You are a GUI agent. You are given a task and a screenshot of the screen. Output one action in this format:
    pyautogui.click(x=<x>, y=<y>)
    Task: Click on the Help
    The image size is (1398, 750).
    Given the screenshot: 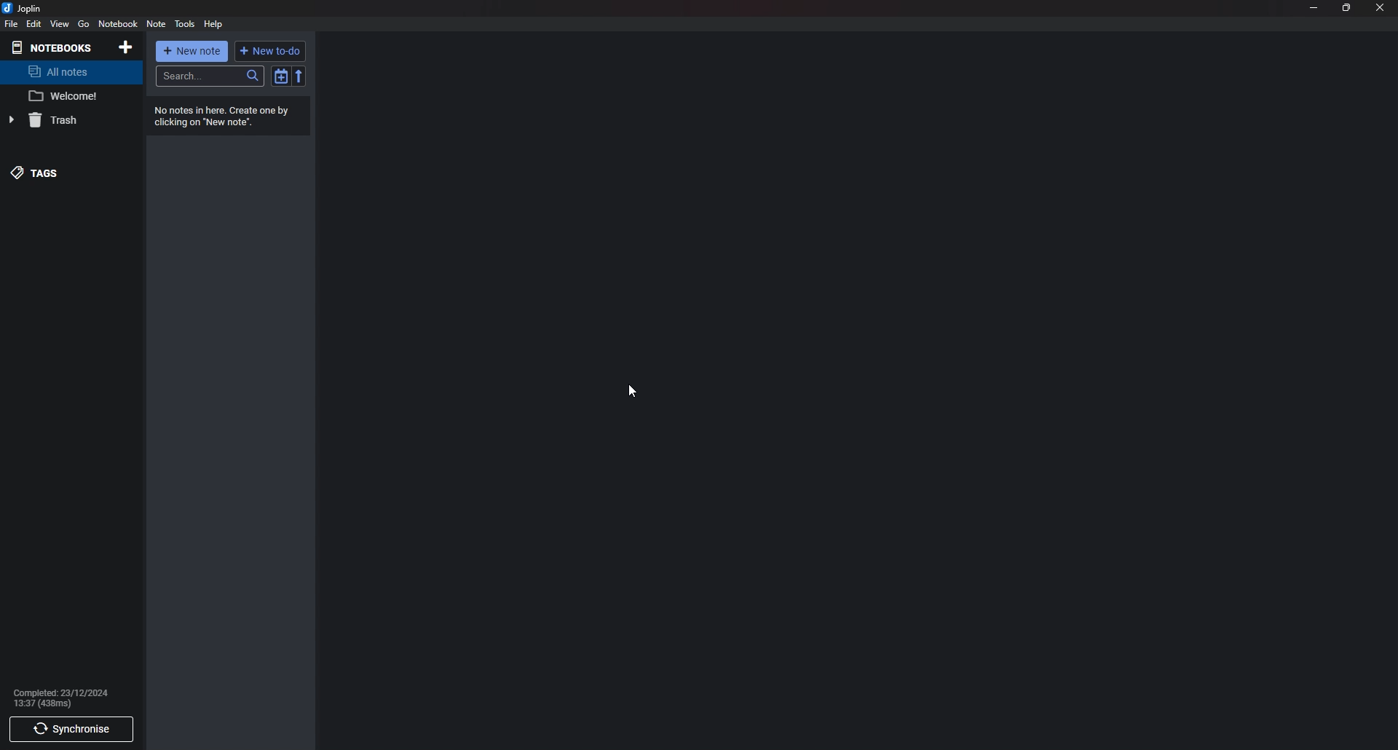 What is the action you would take?
    pyautogui.click(x=213, y=25)
    